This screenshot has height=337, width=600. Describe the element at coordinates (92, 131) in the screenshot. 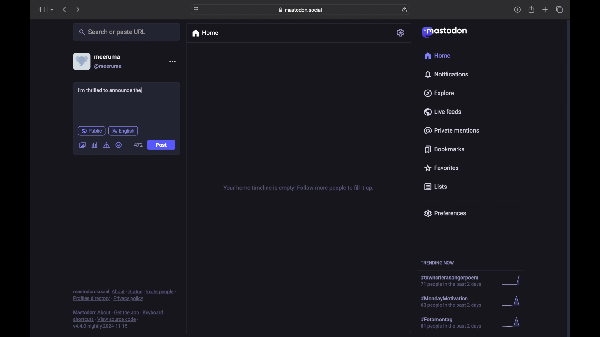

I see `public` at that location.